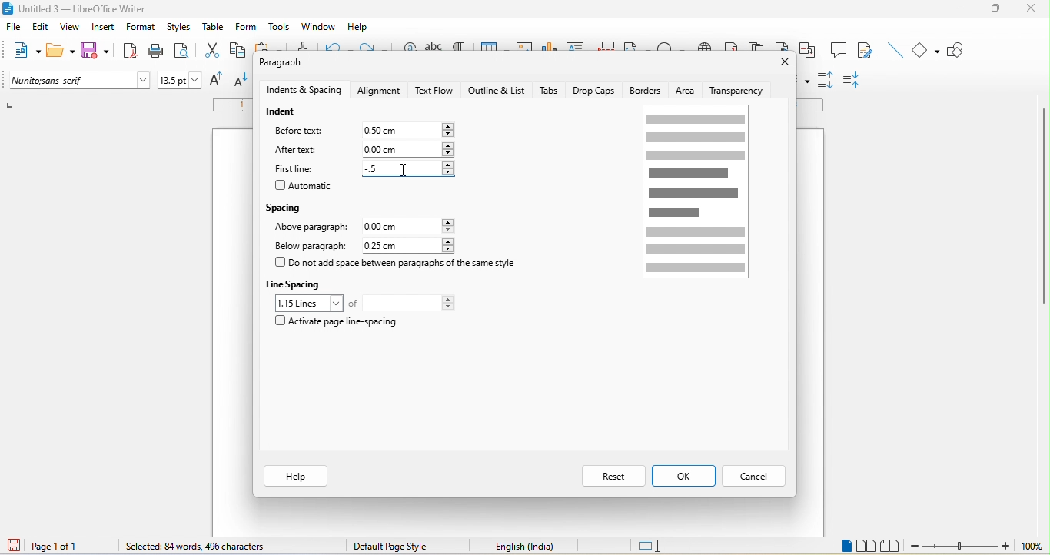  What do you see at coordinates (287, 65) in the screenshot?
I see `paragraph` at bounding box center [287, 65].